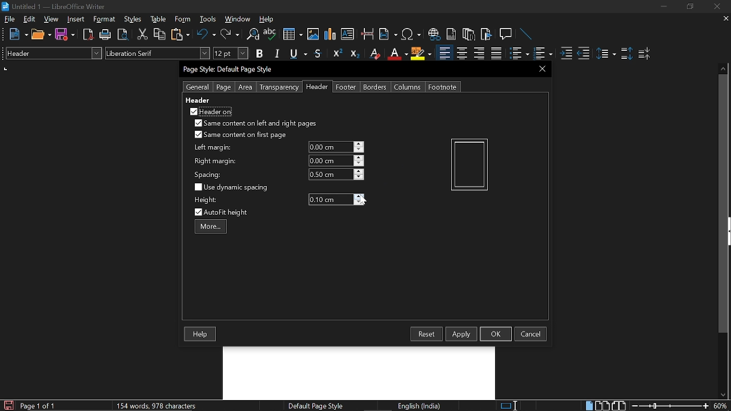  Describe the element at coordinates (65, 35) in the screenshot. I see `Save` at that location.